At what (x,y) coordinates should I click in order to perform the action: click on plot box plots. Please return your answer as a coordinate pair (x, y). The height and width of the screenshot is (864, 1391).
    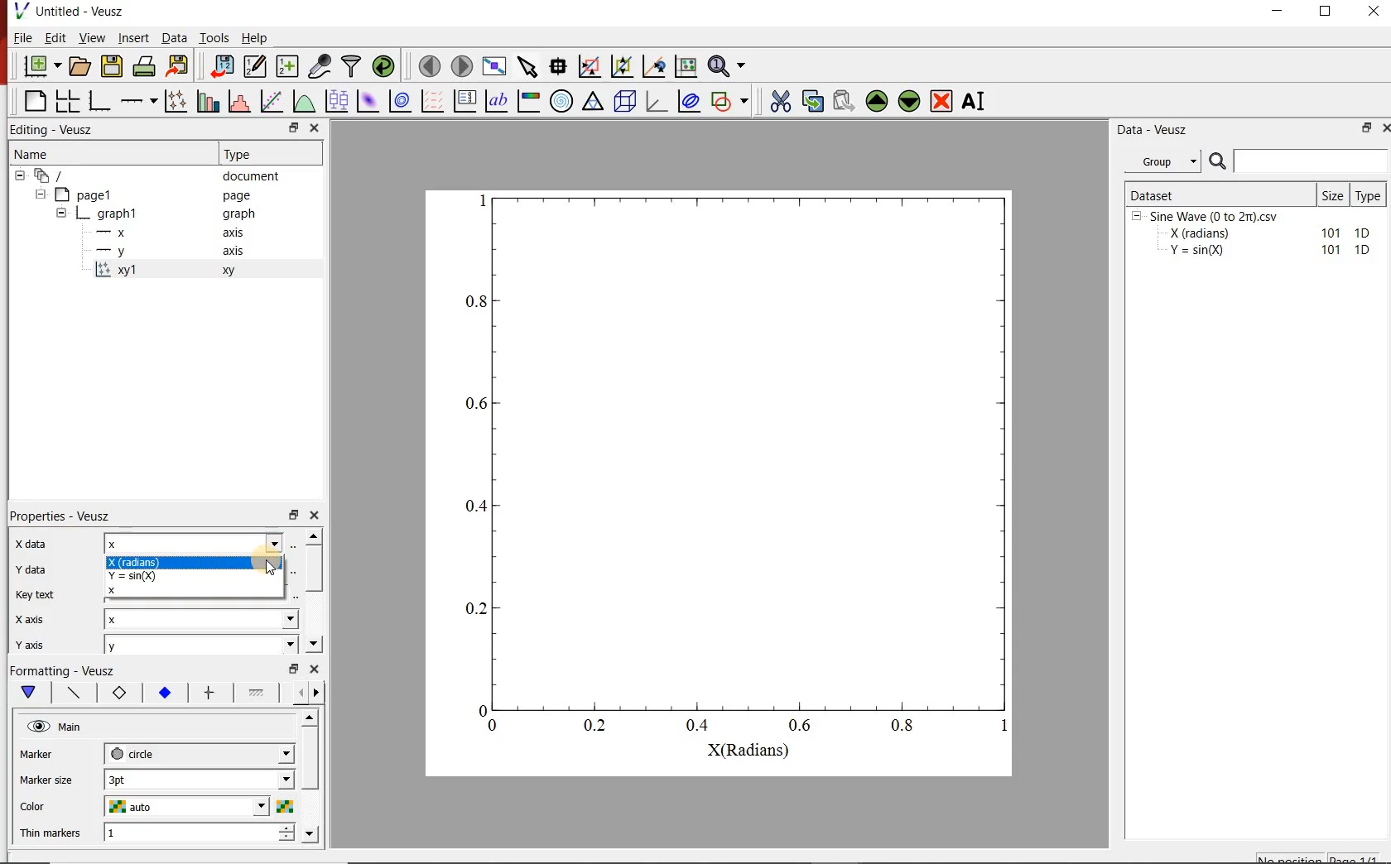
    Looking at the image, I should click on (338, 102).